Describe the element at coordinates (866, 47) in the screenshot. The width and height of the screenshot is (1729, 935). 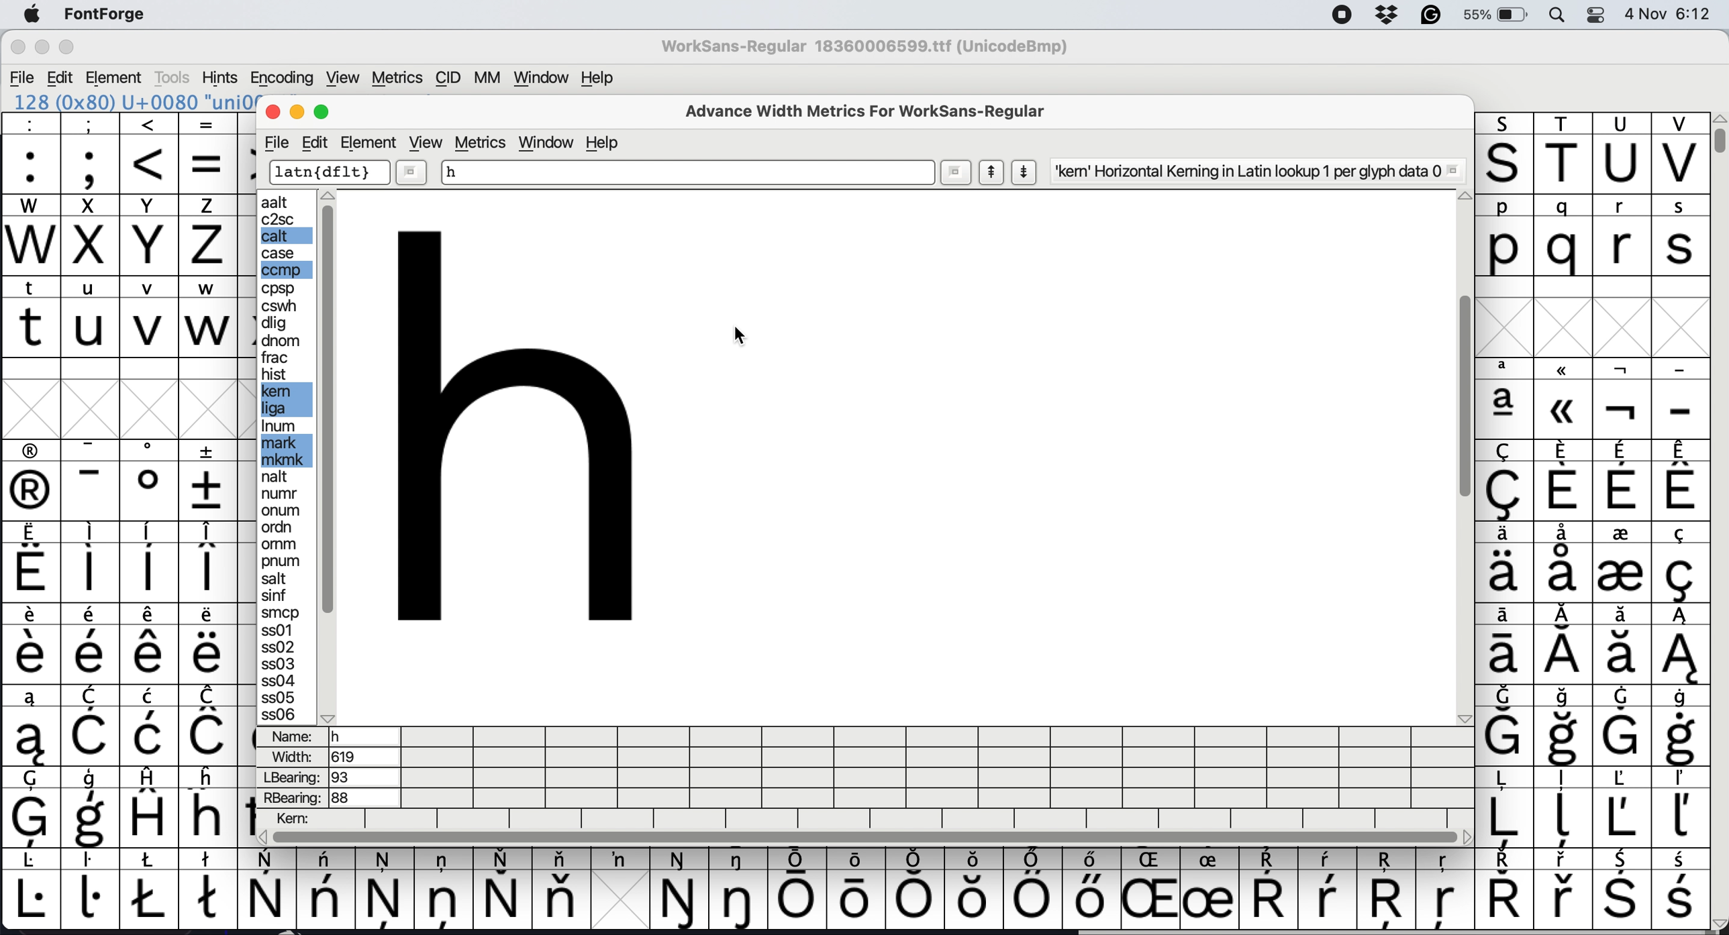
I see `WorkSans-Regular 18360006599.ttf (UnicodeBmp)` at that location.